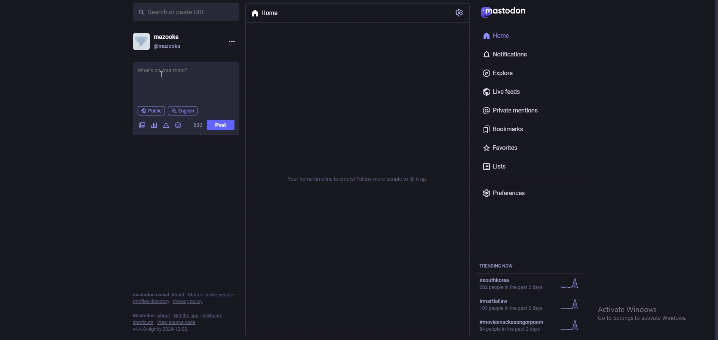  Describe the element at coordinates (189, 302) in the screenshot. I see `privacy policy` at that location.